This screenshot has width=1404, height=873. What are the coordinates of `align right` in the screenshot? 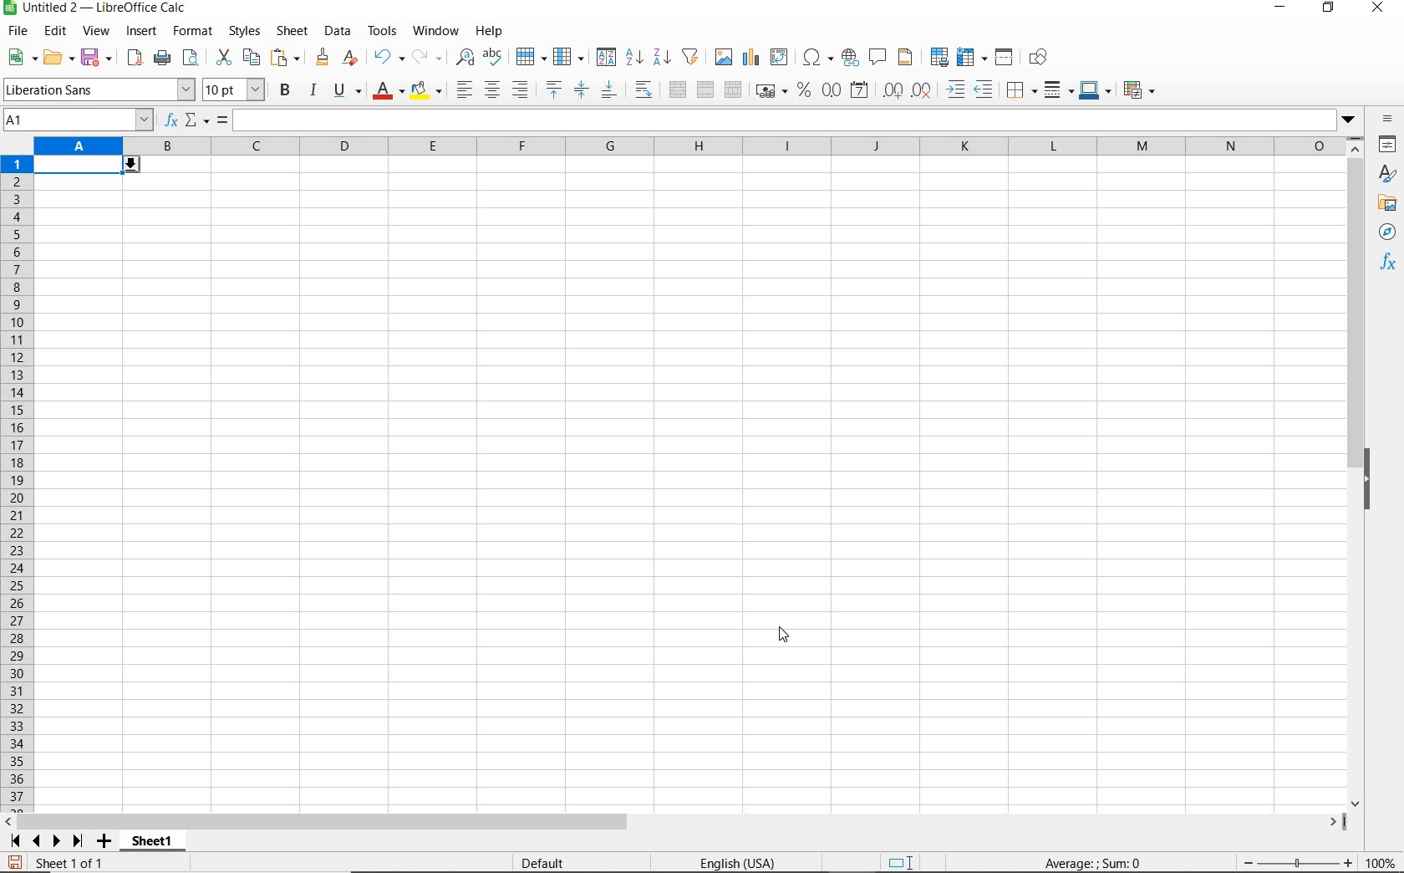 It's located at (521, 89).